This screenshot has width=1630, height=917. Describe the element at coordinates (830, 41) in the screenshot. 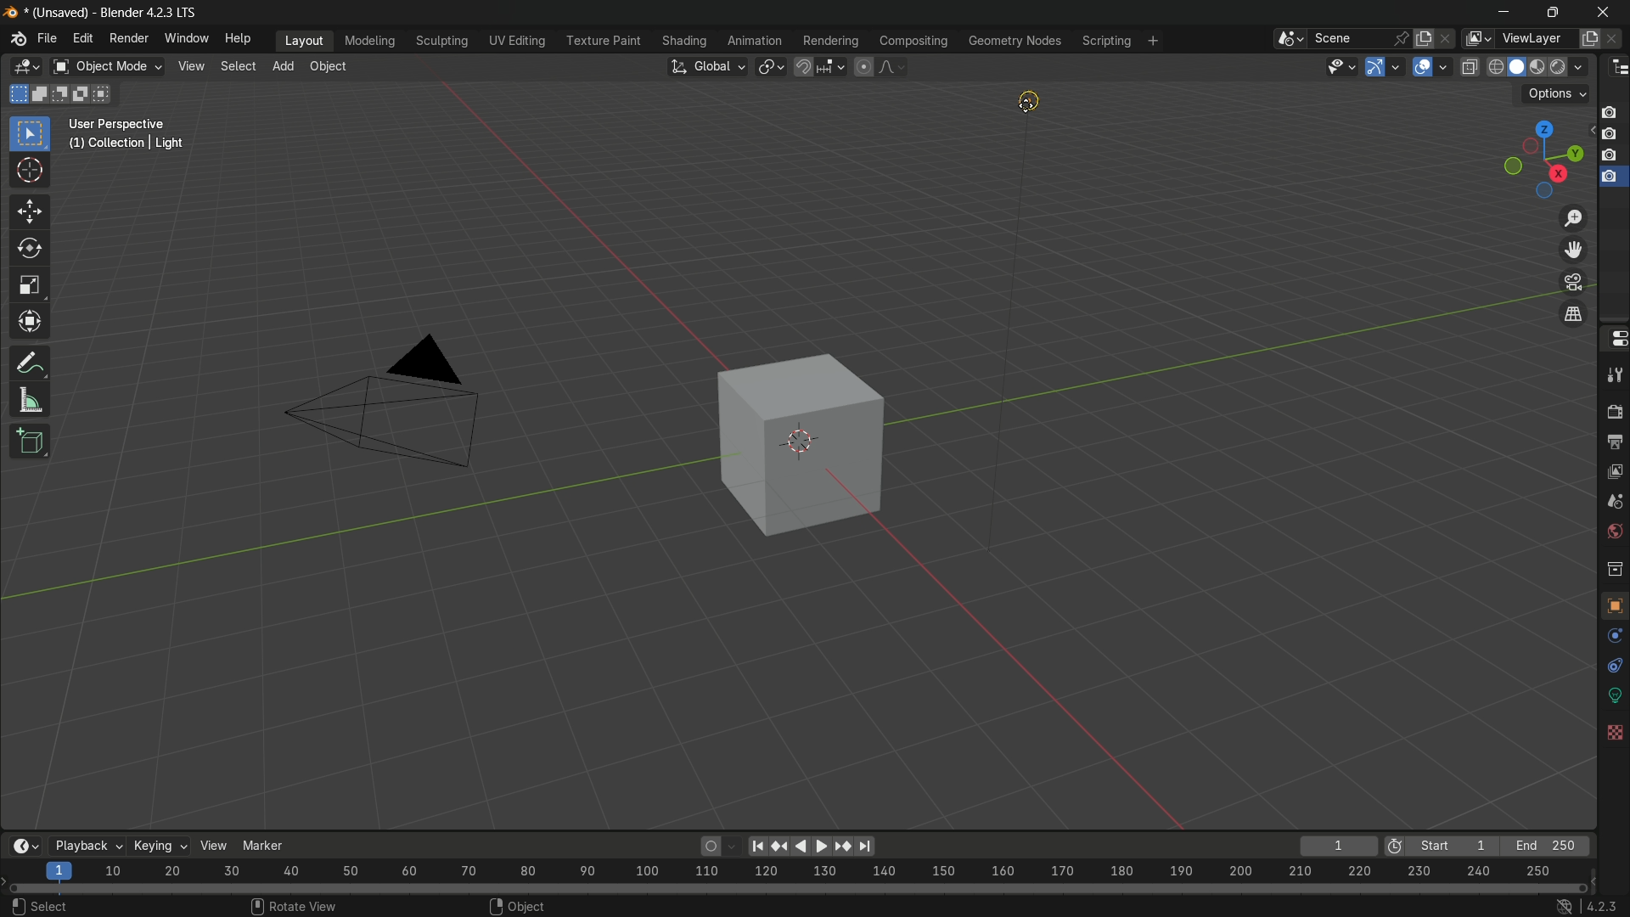

I see `rendering menu` at that location.